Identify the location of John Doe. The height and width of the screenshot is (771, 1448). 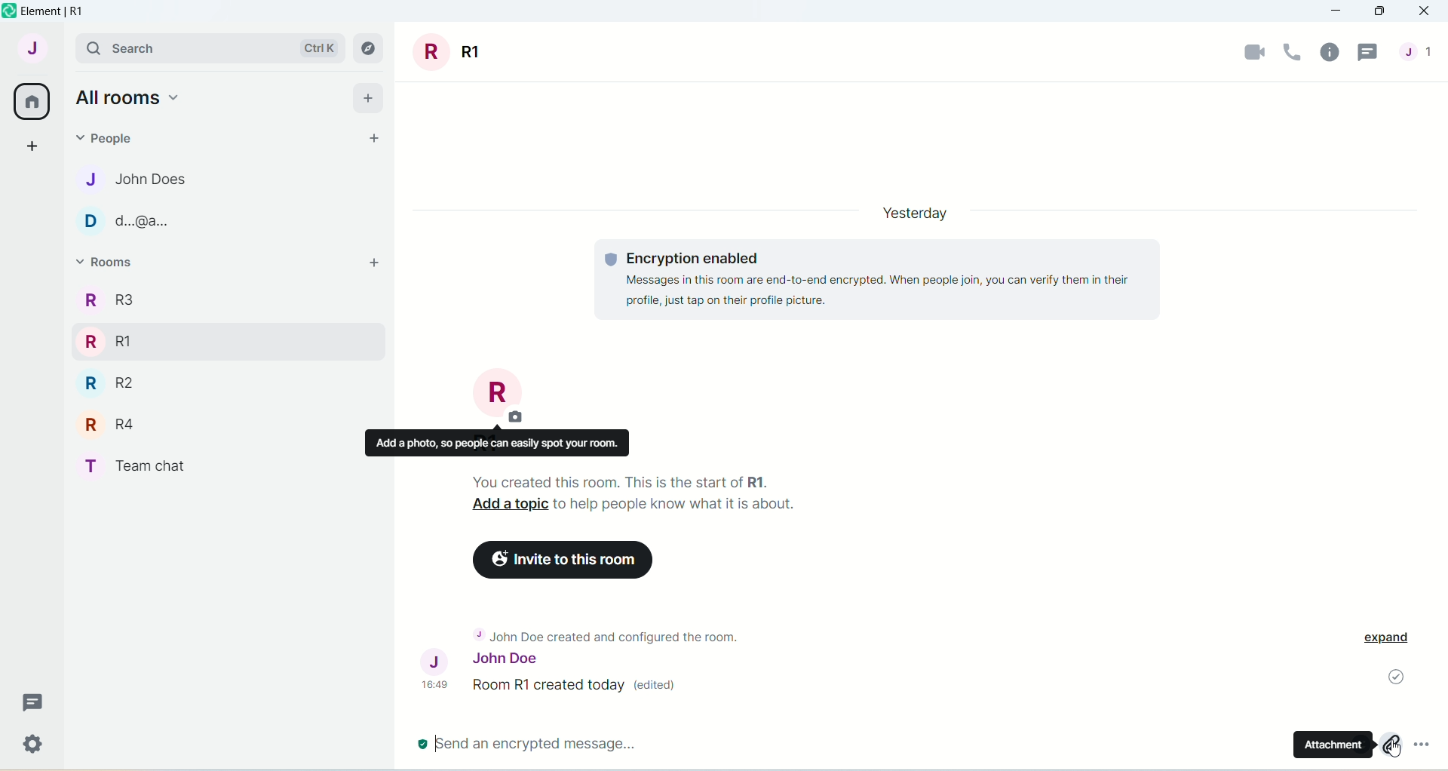
(477, 660).